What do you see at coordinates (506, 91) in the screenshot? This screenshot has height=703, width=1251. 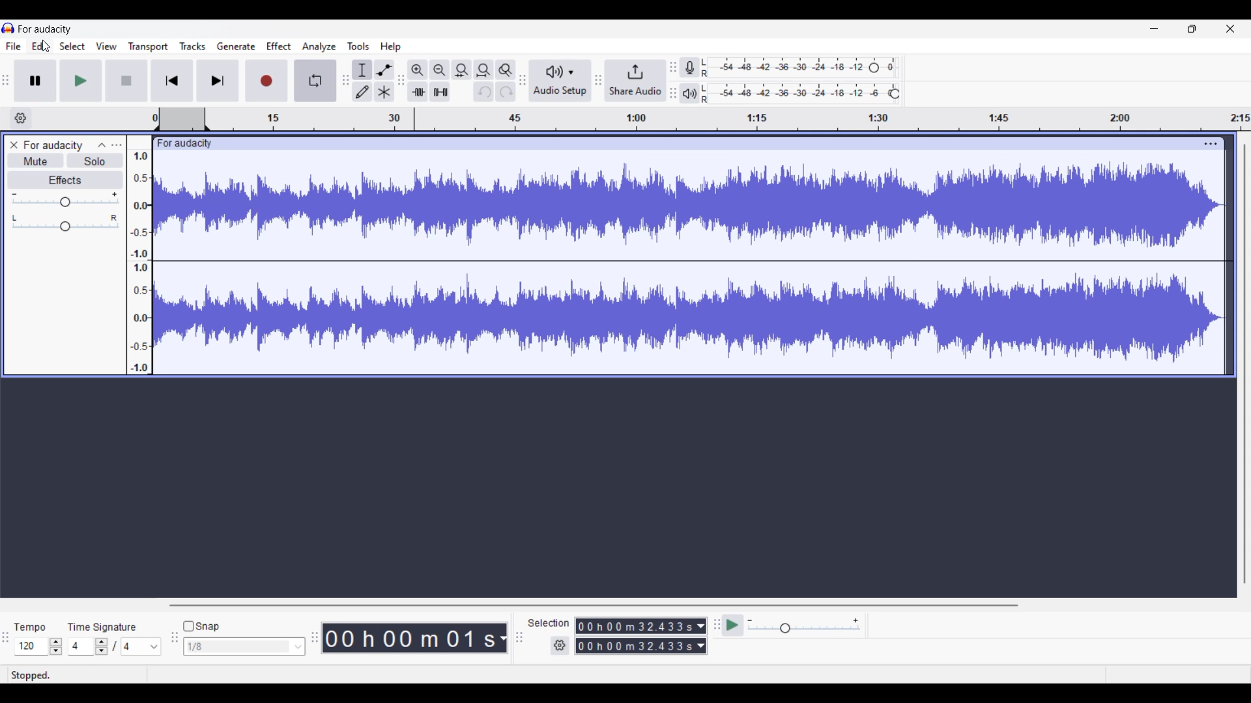 I see `Redo` at bounding box center [506, 91].